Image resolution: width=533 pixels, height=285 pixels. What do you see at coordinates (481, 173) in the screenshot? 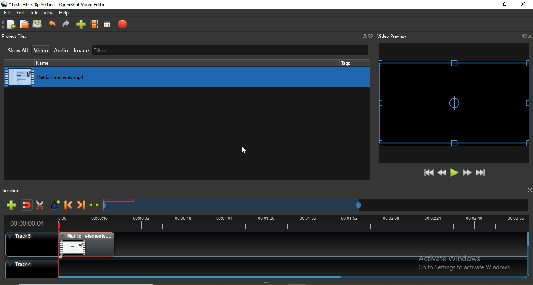
I see `Jump to end` at bounding box center [481, 173].